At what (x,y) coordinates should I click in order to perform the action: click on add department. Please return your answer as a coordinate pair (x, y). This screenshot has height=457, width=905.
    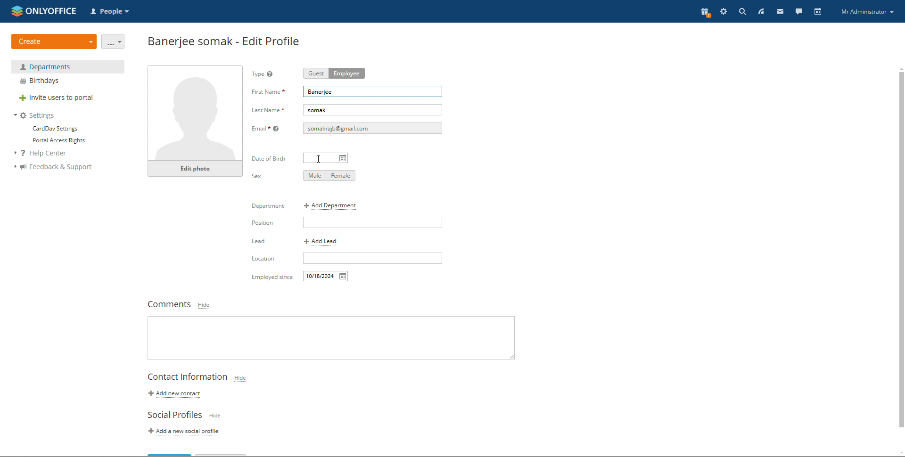
    Looking at the image, I should click on (331, 206).